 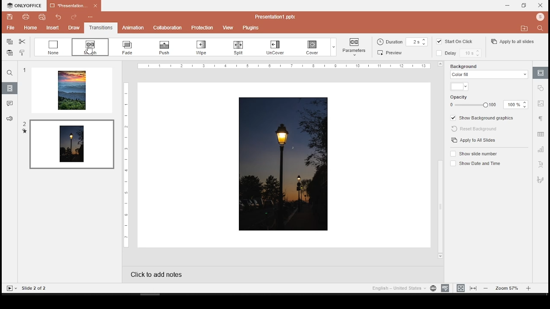 I want to click on font size, so click(x=129, y=47).